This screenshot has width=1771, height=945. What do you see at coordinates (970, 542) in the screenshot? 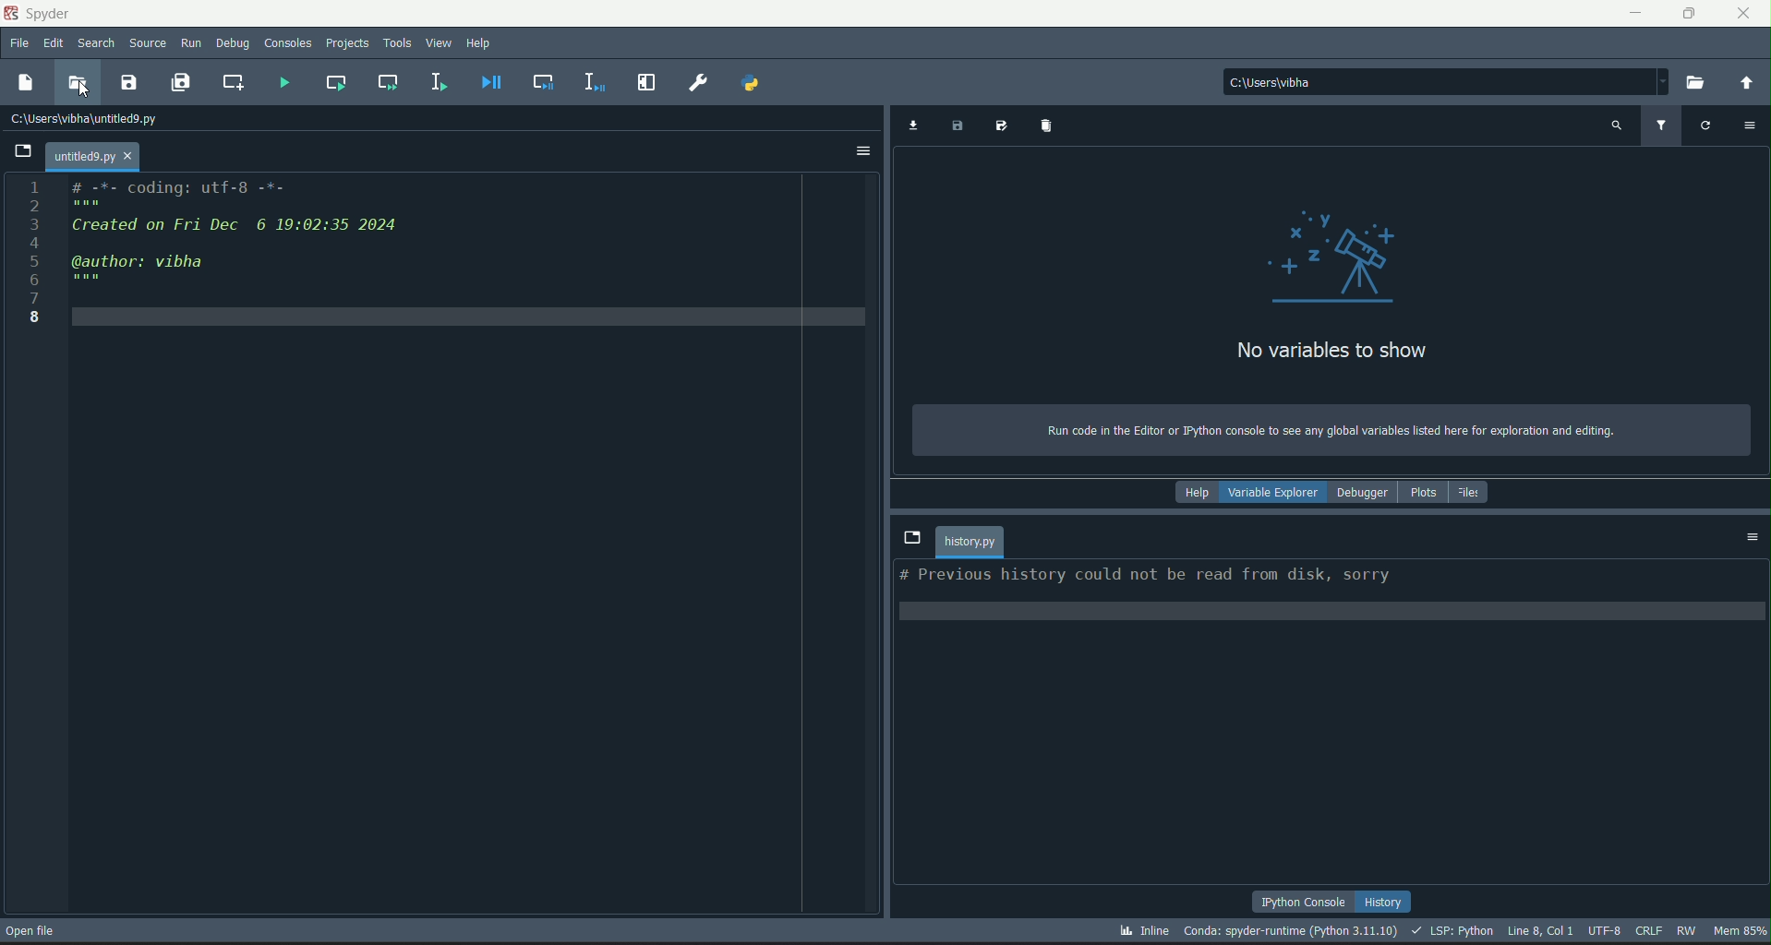
I see `file name` at bounding box center [970, 542].